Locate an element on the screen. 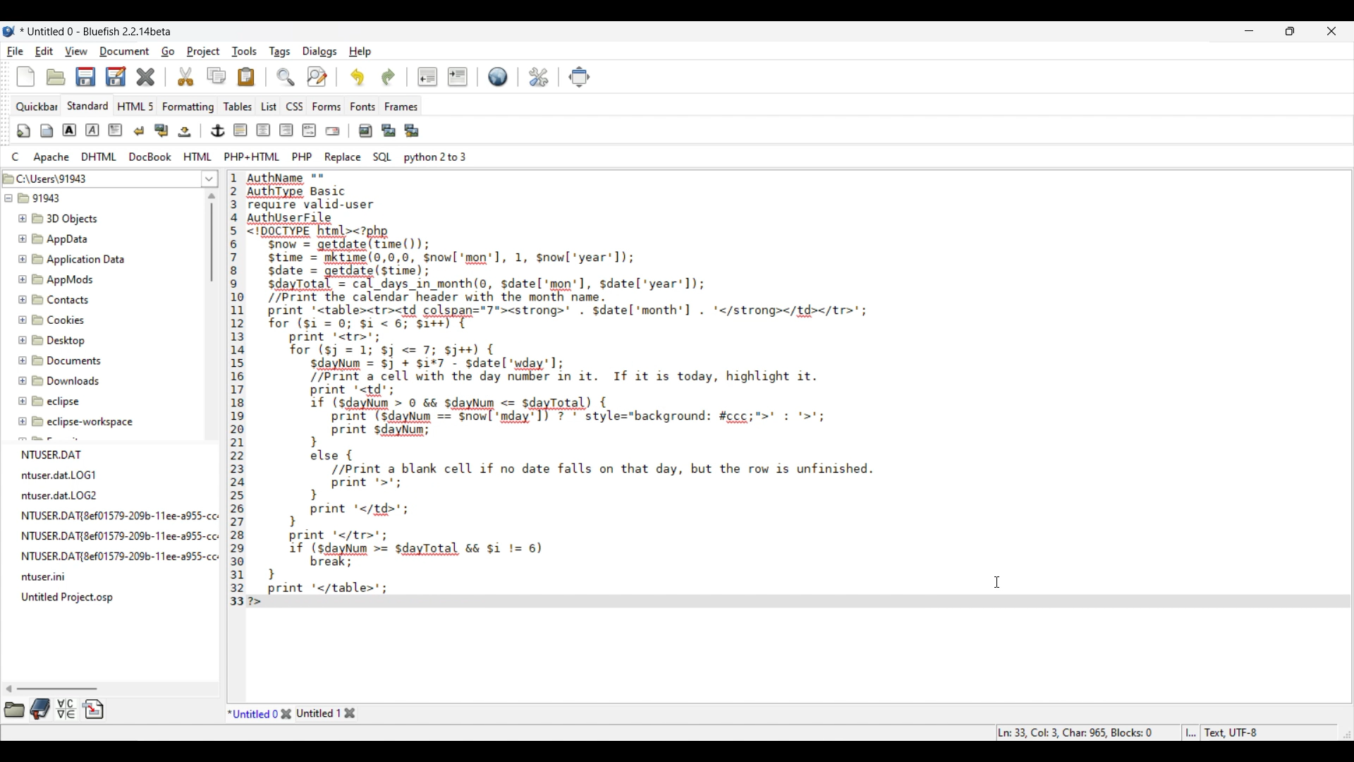  Go menu is located at coordinates (168, 51).